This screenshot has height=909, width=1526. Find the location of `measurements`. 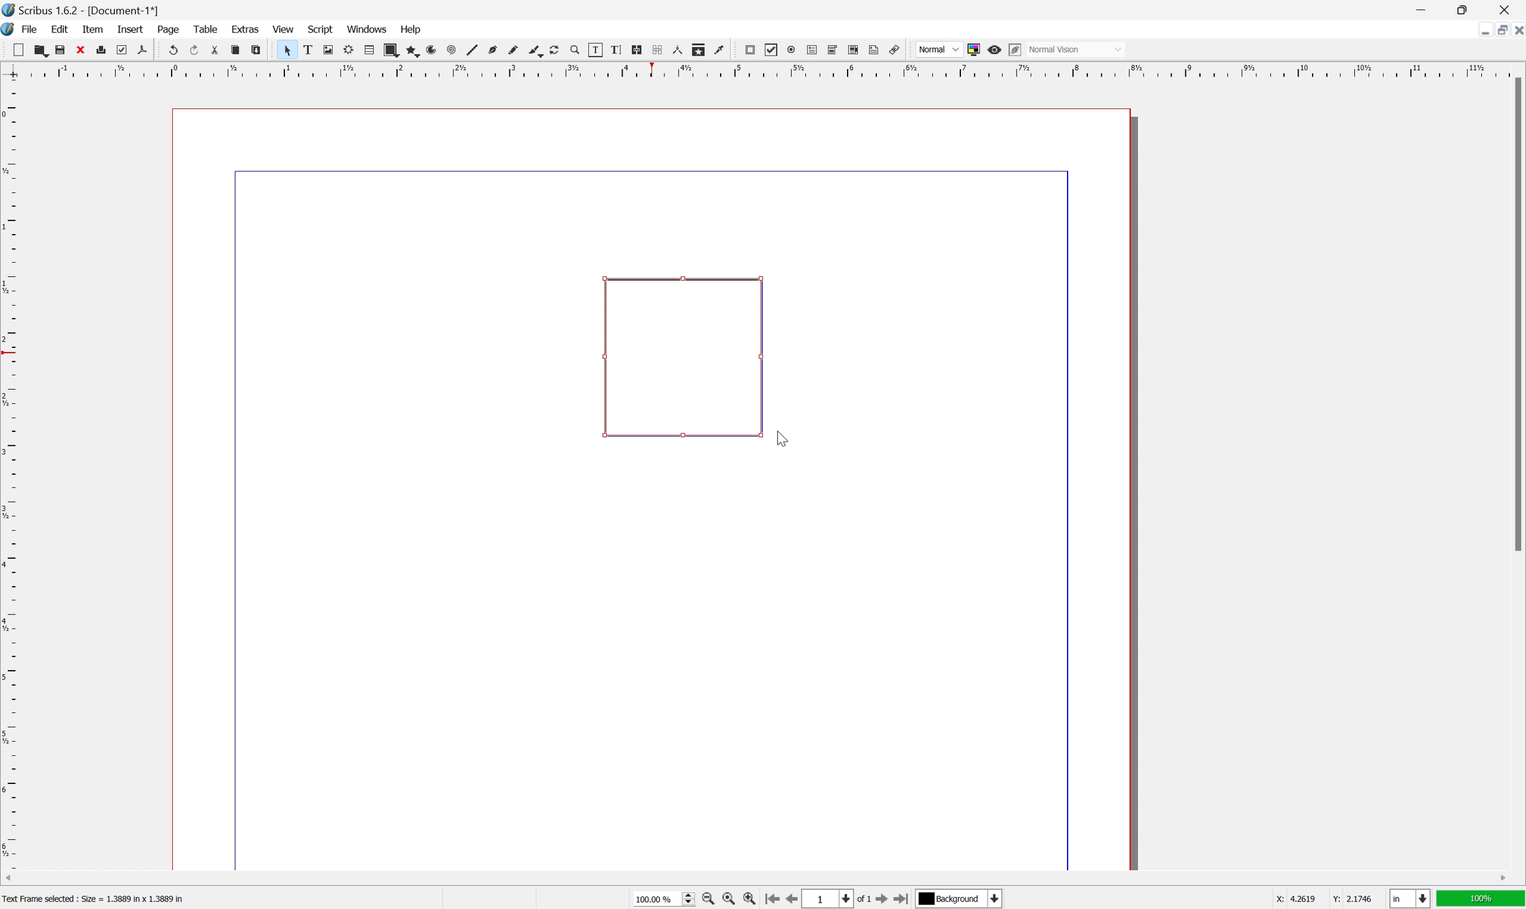

measurements is located at coordinates (677, 50).